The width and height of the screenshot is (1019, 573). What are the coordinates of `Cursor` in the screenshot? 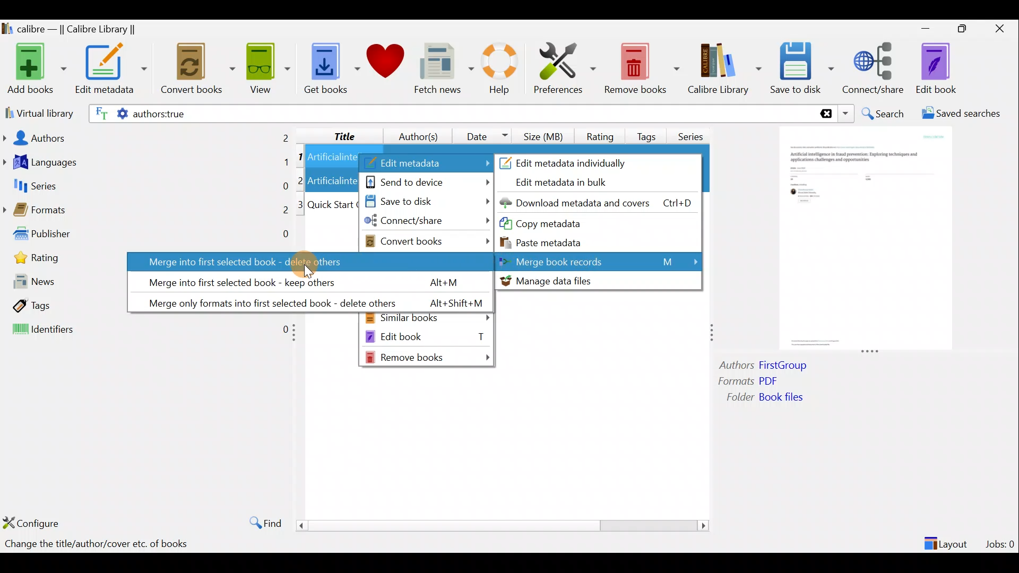 It's located at (305, 262).